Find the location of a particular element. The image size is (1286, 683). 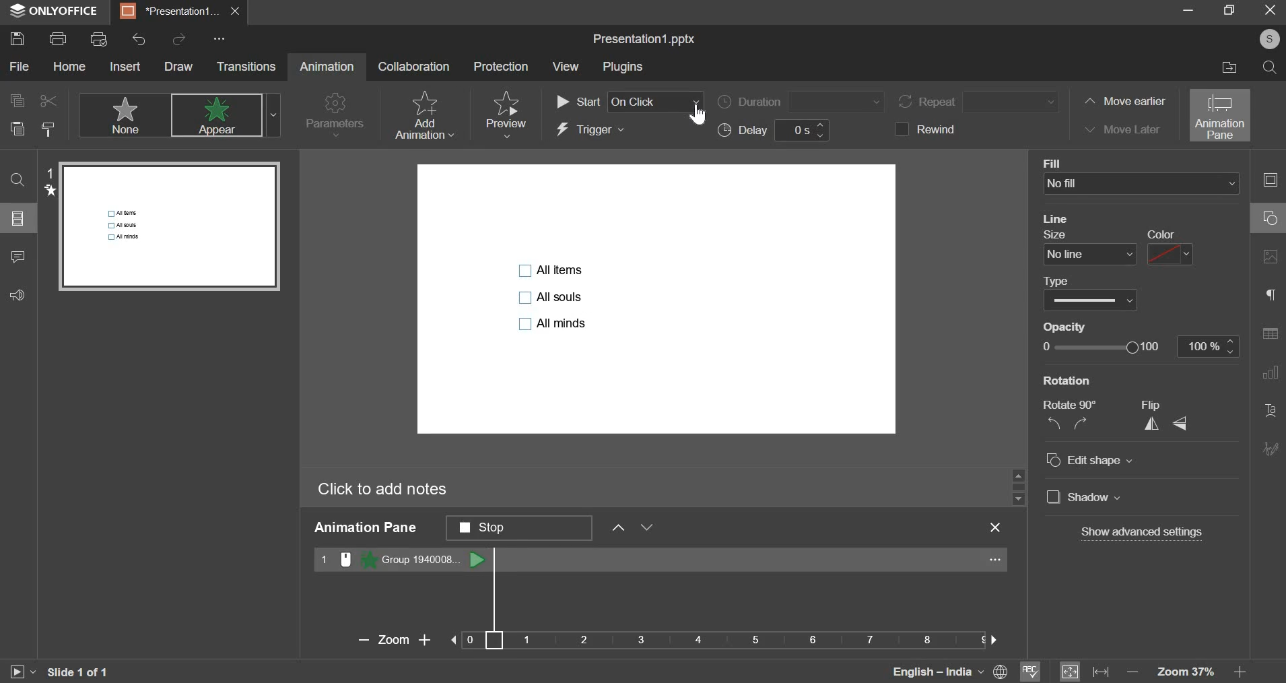

preview is located at coordinates (505, 114).